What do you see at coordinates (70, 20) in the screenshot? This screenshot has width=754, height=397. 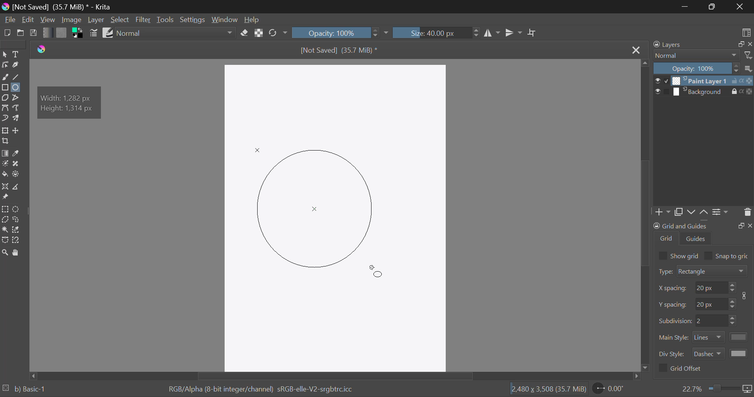 I see `Image` at bounding box center [70, 20].